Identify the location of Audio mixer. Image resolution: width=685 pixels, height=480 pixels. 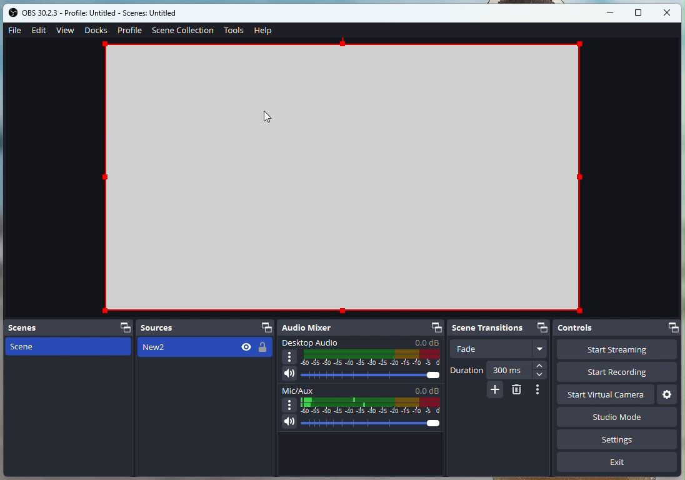
(361, 328).